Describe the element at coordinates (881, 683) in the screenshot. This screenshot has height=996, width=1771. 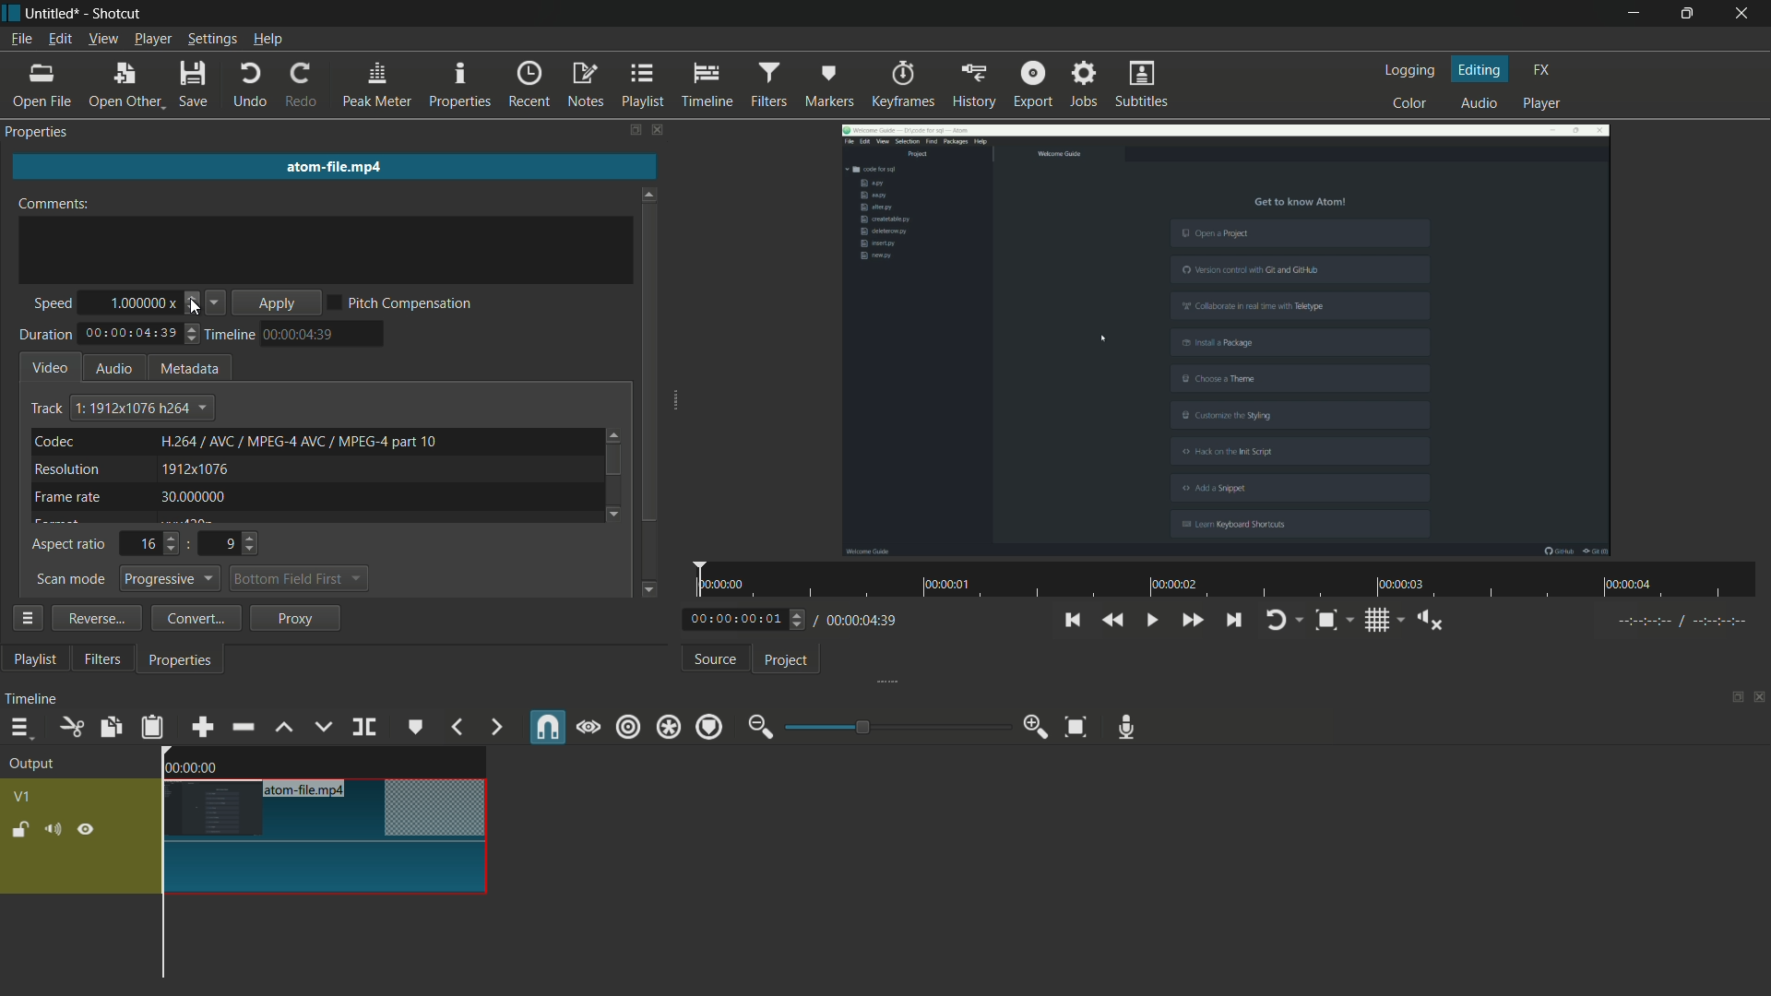
I see `expand` at that location.